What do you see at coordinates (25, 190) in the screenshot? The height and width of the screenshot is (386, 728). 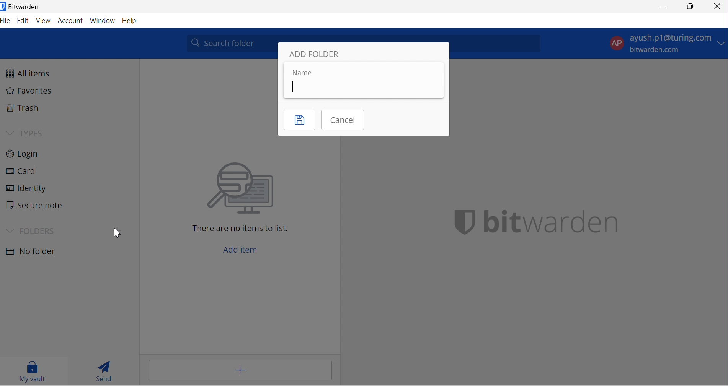 I see `Identity` at bounding box center [25, 190].